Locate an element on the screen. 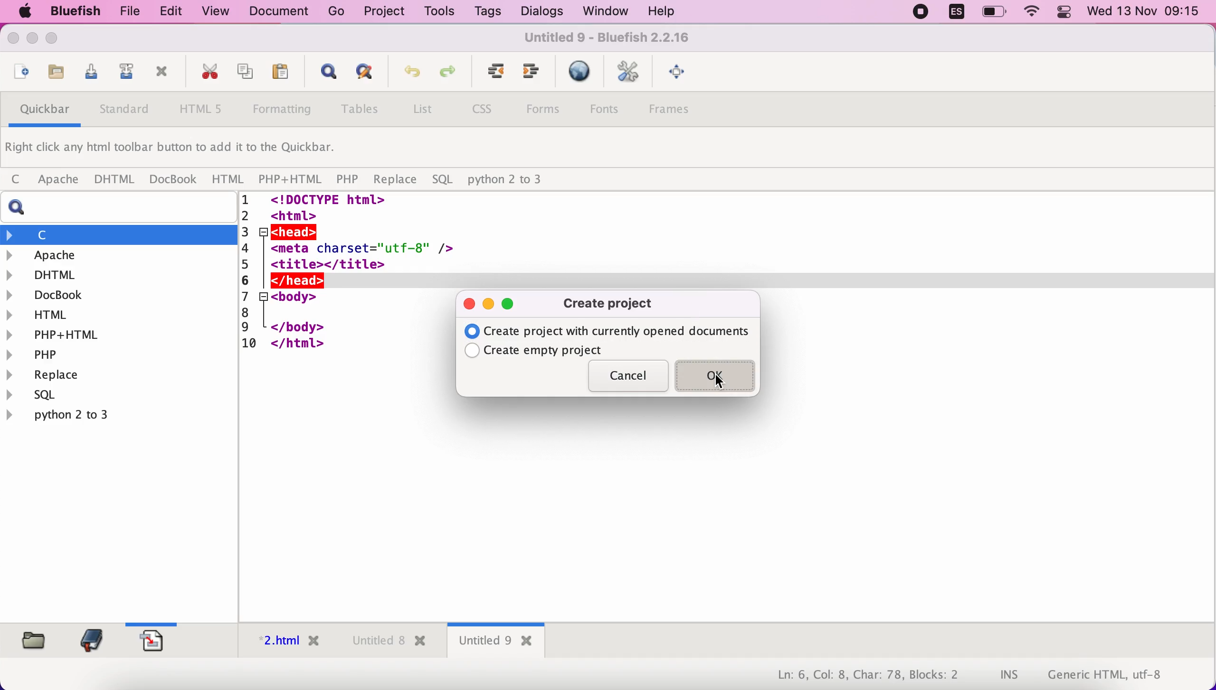 Image resolution: width=1216 pixels, height=690 pixels. tab is located at coordinates (496, 642).